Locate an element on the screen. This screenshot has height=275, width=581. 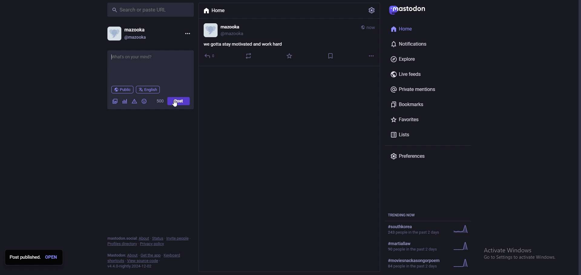
get the app is located at coordinates (151, 255).